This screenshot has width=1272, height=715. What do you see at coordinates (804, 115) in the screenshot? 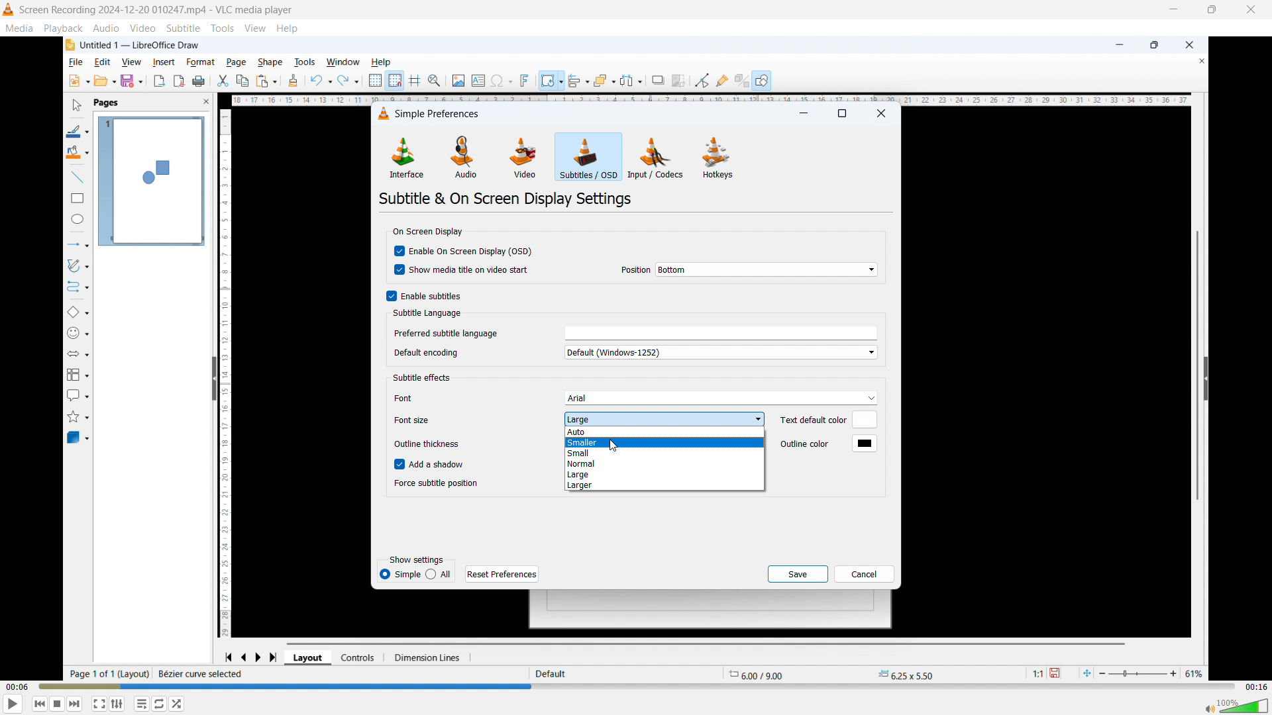
I see `minimise ` at bounding box center [804, 115].